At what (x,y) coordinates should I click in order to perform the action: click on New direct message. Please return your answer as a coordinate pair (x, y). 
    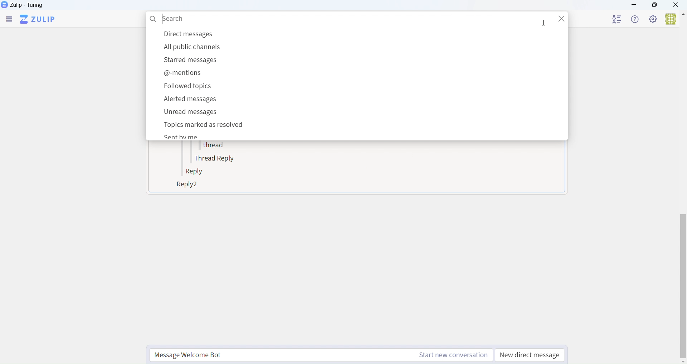
    Looking at the image, I should click on (531, 355).